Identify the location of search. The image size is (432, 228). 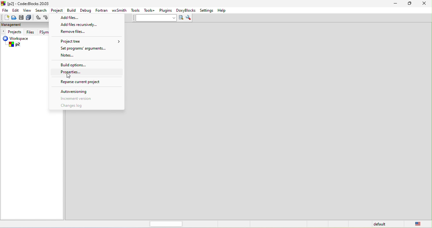
(41, 10).